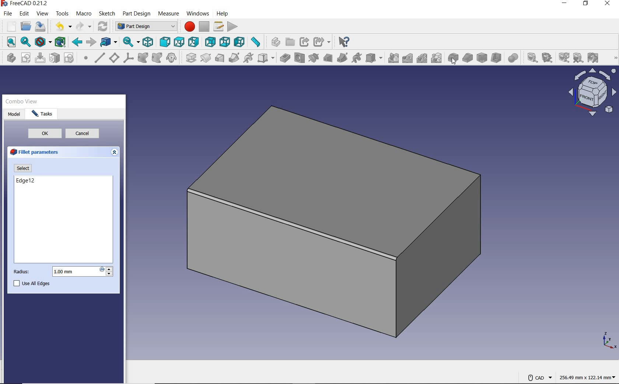  I want to click on cursor, so click(453, 61).